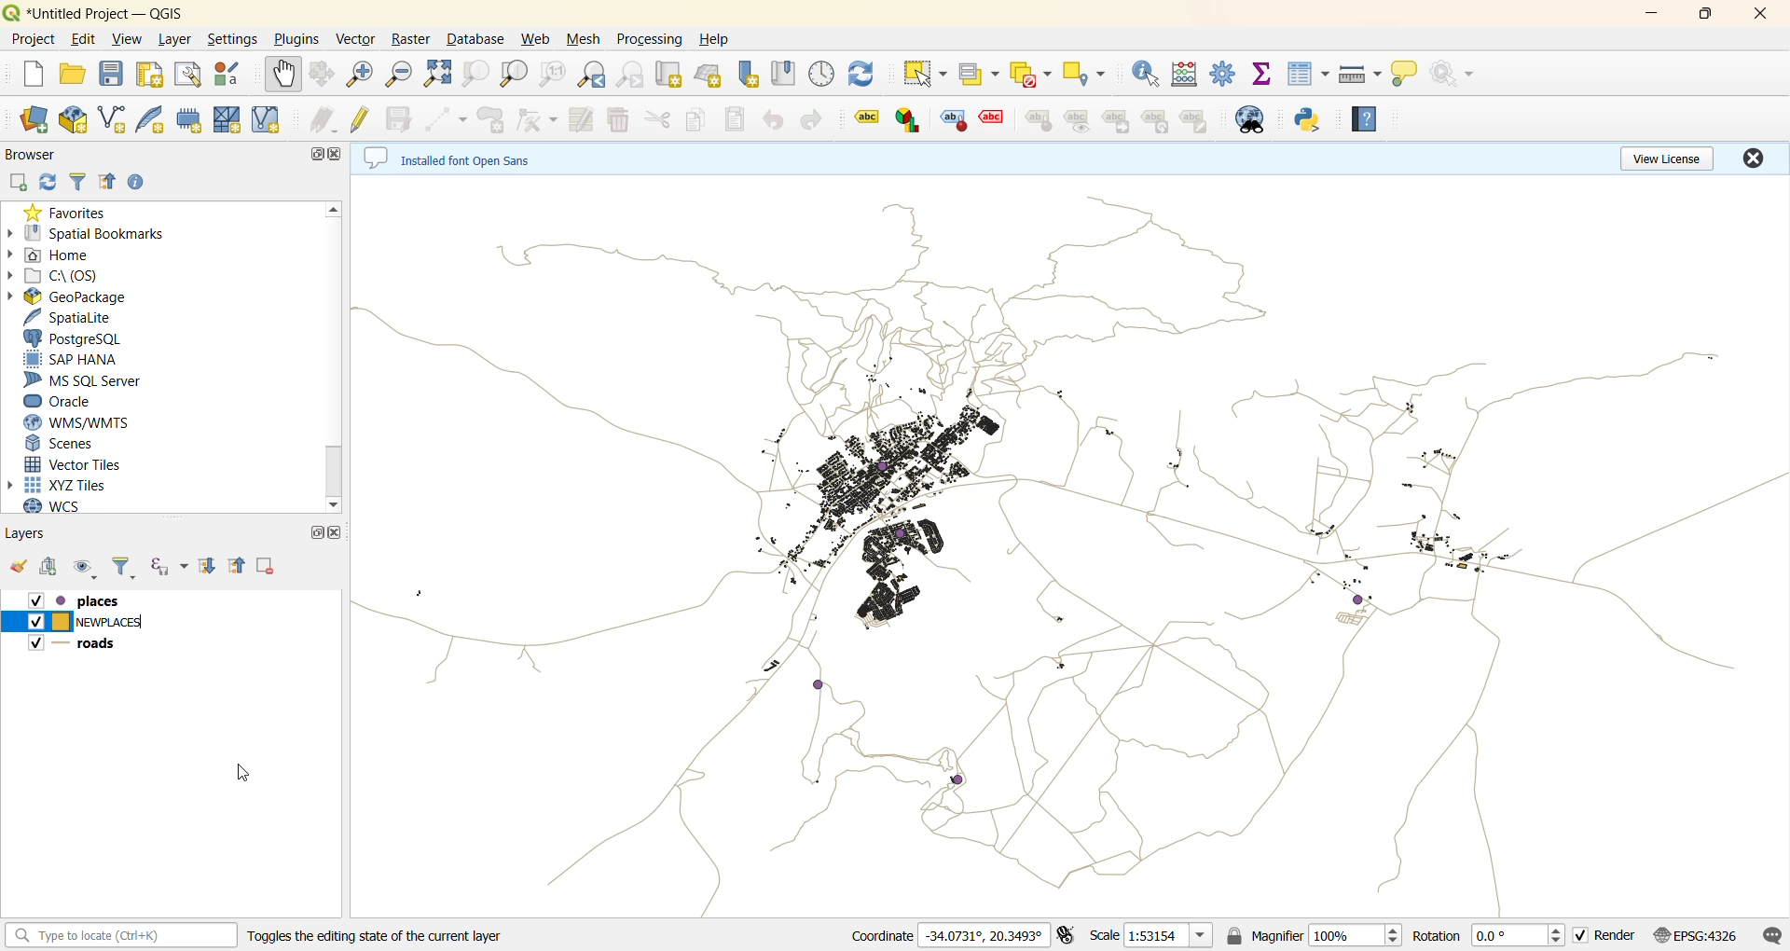 The width and height of the screenshot is (1790, 951). Describe the element at coordinates (31, 38) in the screenshot. I see `project` at that location.